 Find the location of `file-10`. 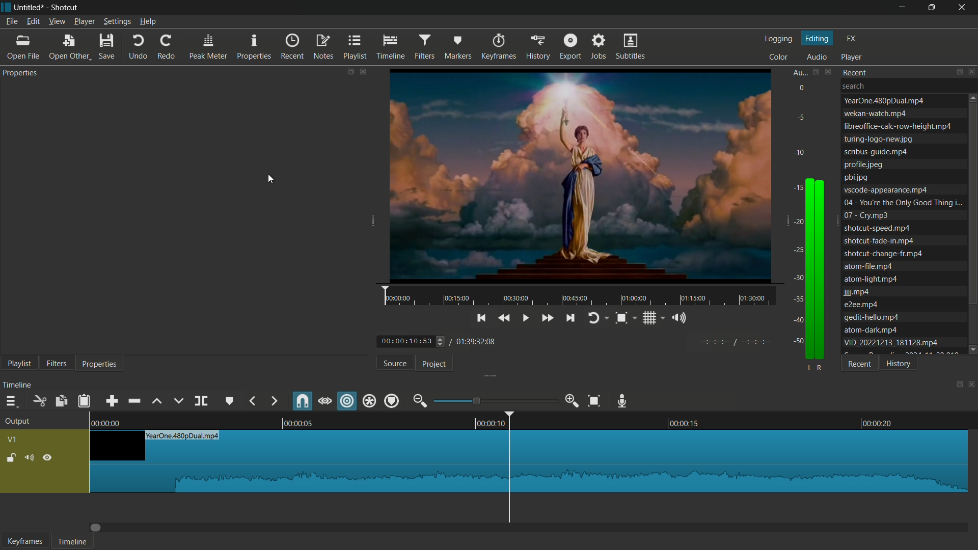

file-10 is located at coordinates (868, 215).